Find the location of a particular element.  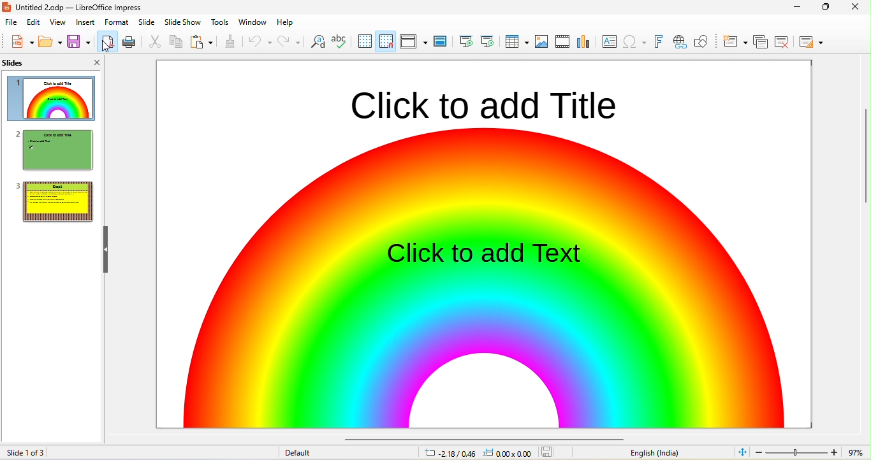

cursor is located at coordinates (107, 47).